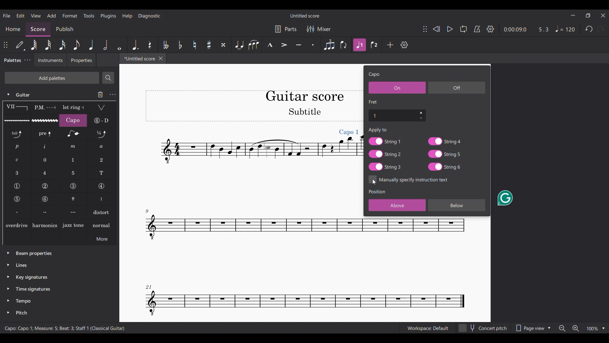  What do you see at coordinates (349, 132) in the screenshot?
I see `Capo added` at bounding box center [349, 132].